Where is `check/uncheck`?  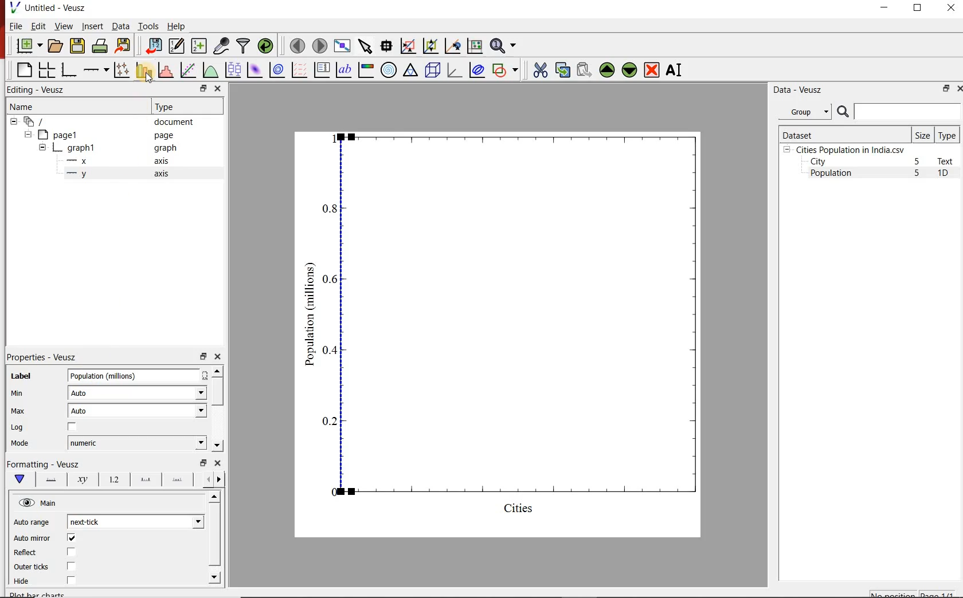
check/uncheck is located at coordinates (71, 538).